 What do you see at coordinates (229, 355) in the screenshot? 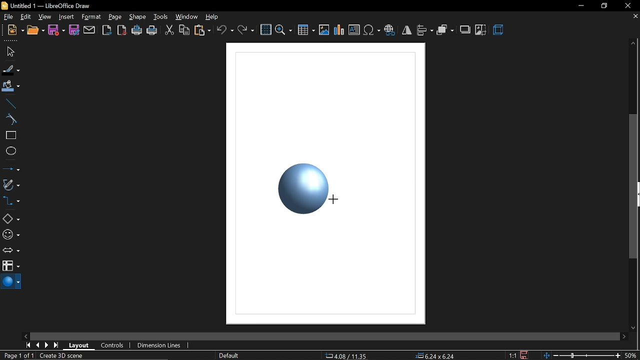
I see `page style` at bounding box center [229, 355].